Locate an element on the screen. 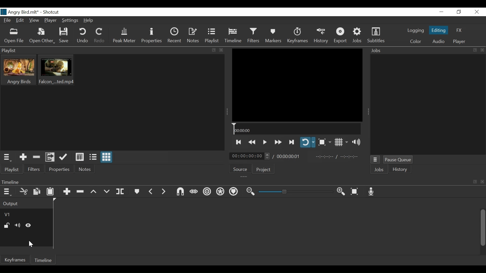 The height and width of the screenshot is (273, 486). Filters is located at coordinates (35, 170).